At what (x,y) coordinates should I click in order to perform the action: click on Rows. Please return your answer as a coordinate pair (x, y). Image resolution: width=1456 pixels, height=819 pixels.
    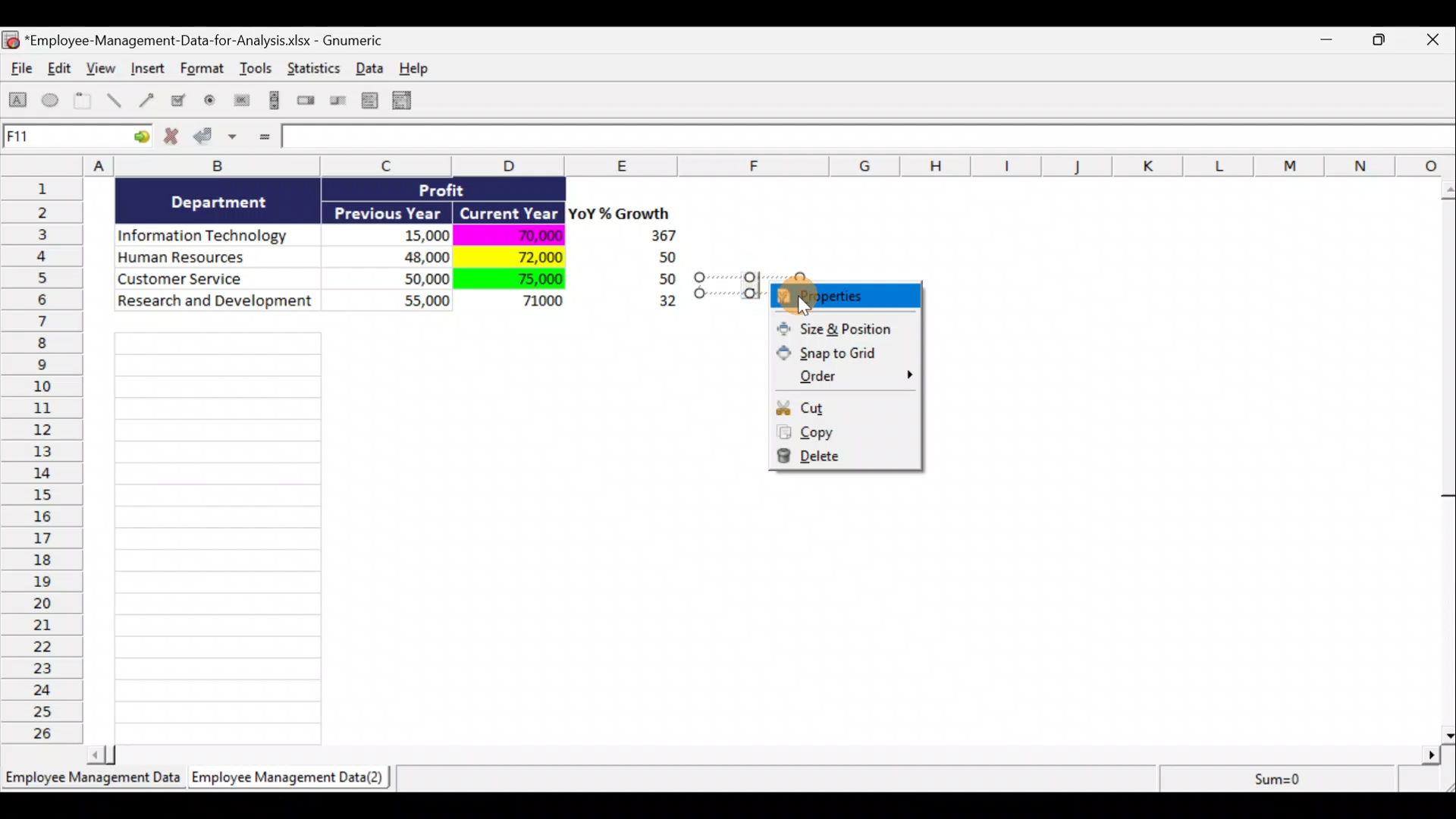
    Looking at the image, I should click on (46, 459).